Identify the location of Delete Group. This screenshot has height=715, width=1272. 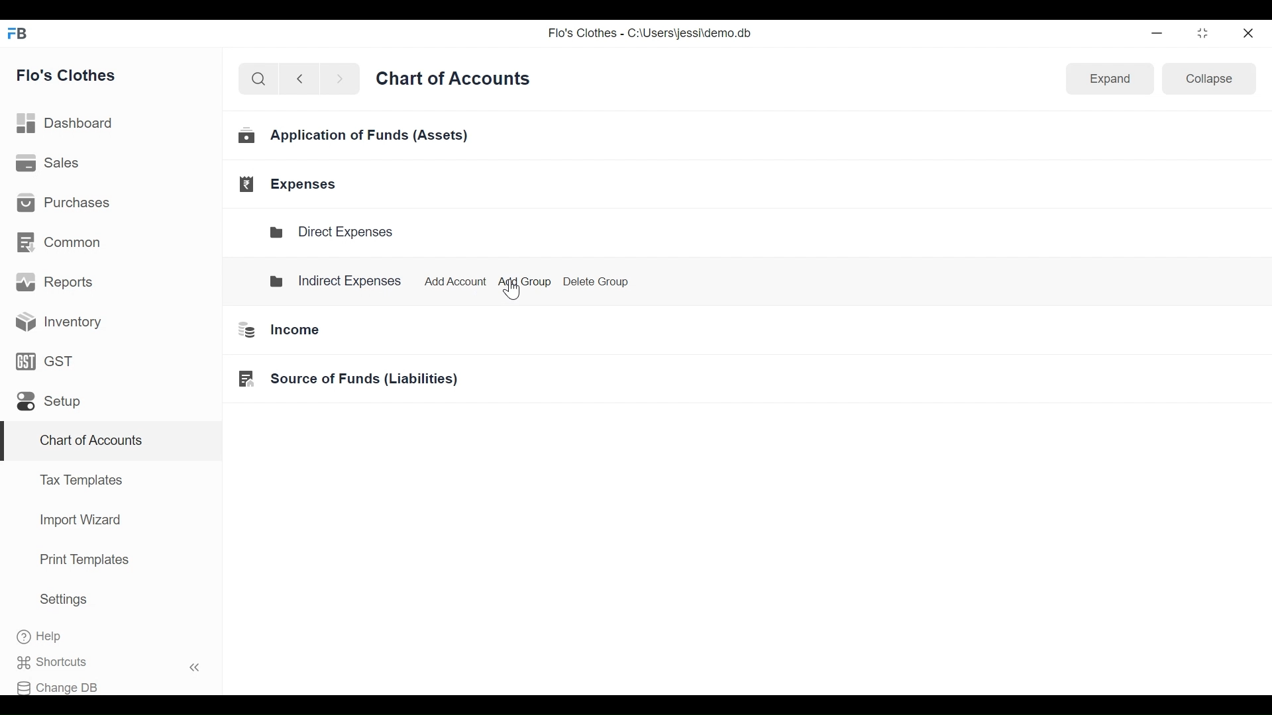
(596, 281).